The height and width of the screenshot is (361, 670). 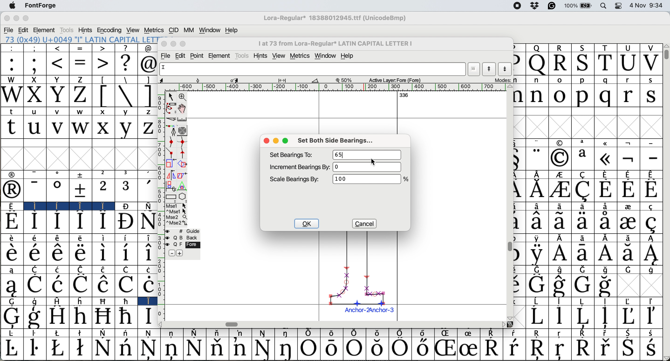 What do you see at coordinates (128, 269) in the screenshot?
I see `Symbol` at bounding box center [128, 269].